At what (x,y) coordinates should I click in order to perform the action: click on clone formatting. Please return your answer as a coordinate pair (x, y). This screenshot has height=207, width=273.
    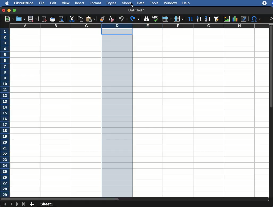
    Looking at the image, I should click on (102, 19).